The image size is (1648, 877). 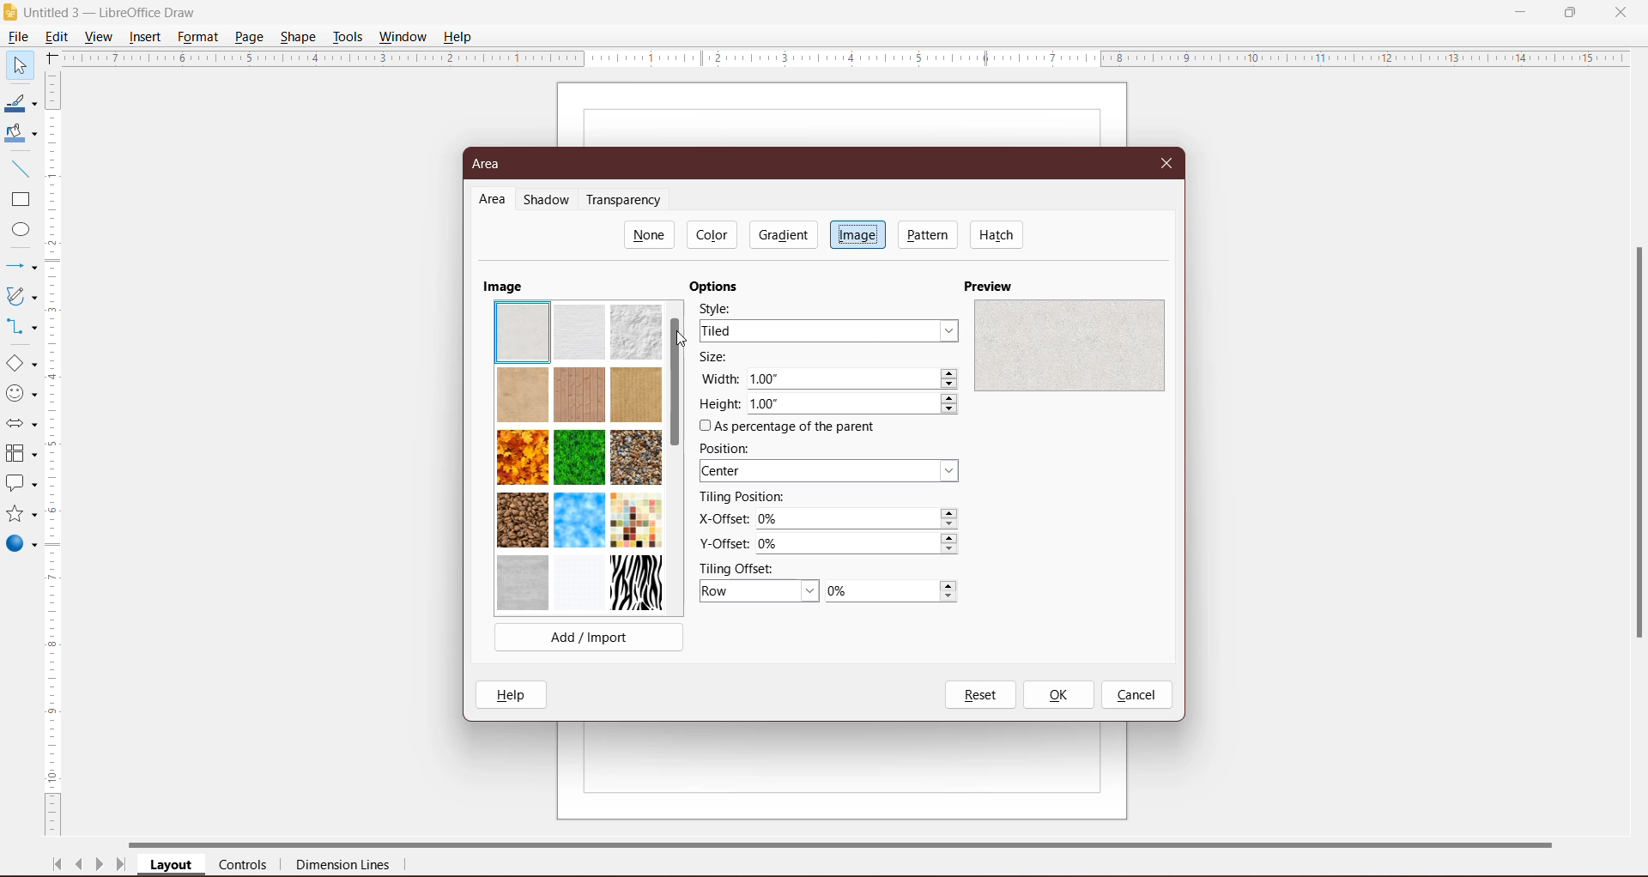 I want to click on As percentage of the present, so click(x=791, y=427).